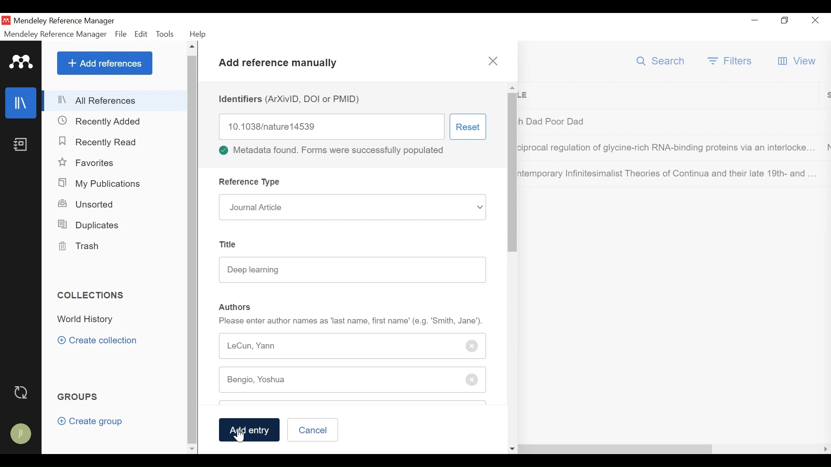 The width and height of the screenshot is (831, 467). I want to click on minimize, so click(755, 21).